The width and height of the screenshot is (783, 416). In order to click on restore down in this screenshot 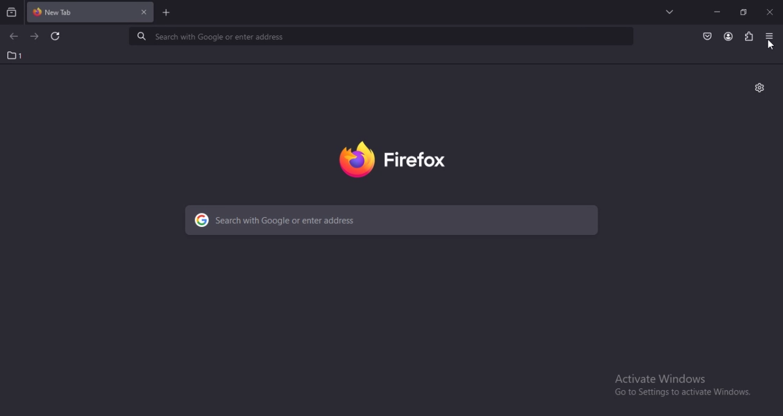, I will do `click(743, 12)`.